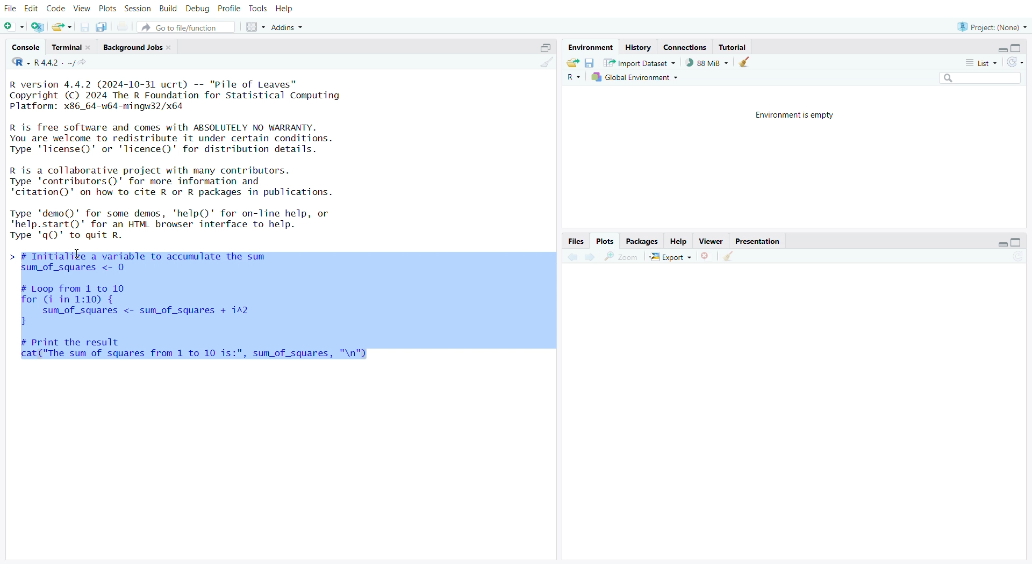 The height and width of the screenshot is (564, 1032). I want to click on viewer, so click(712, 241).